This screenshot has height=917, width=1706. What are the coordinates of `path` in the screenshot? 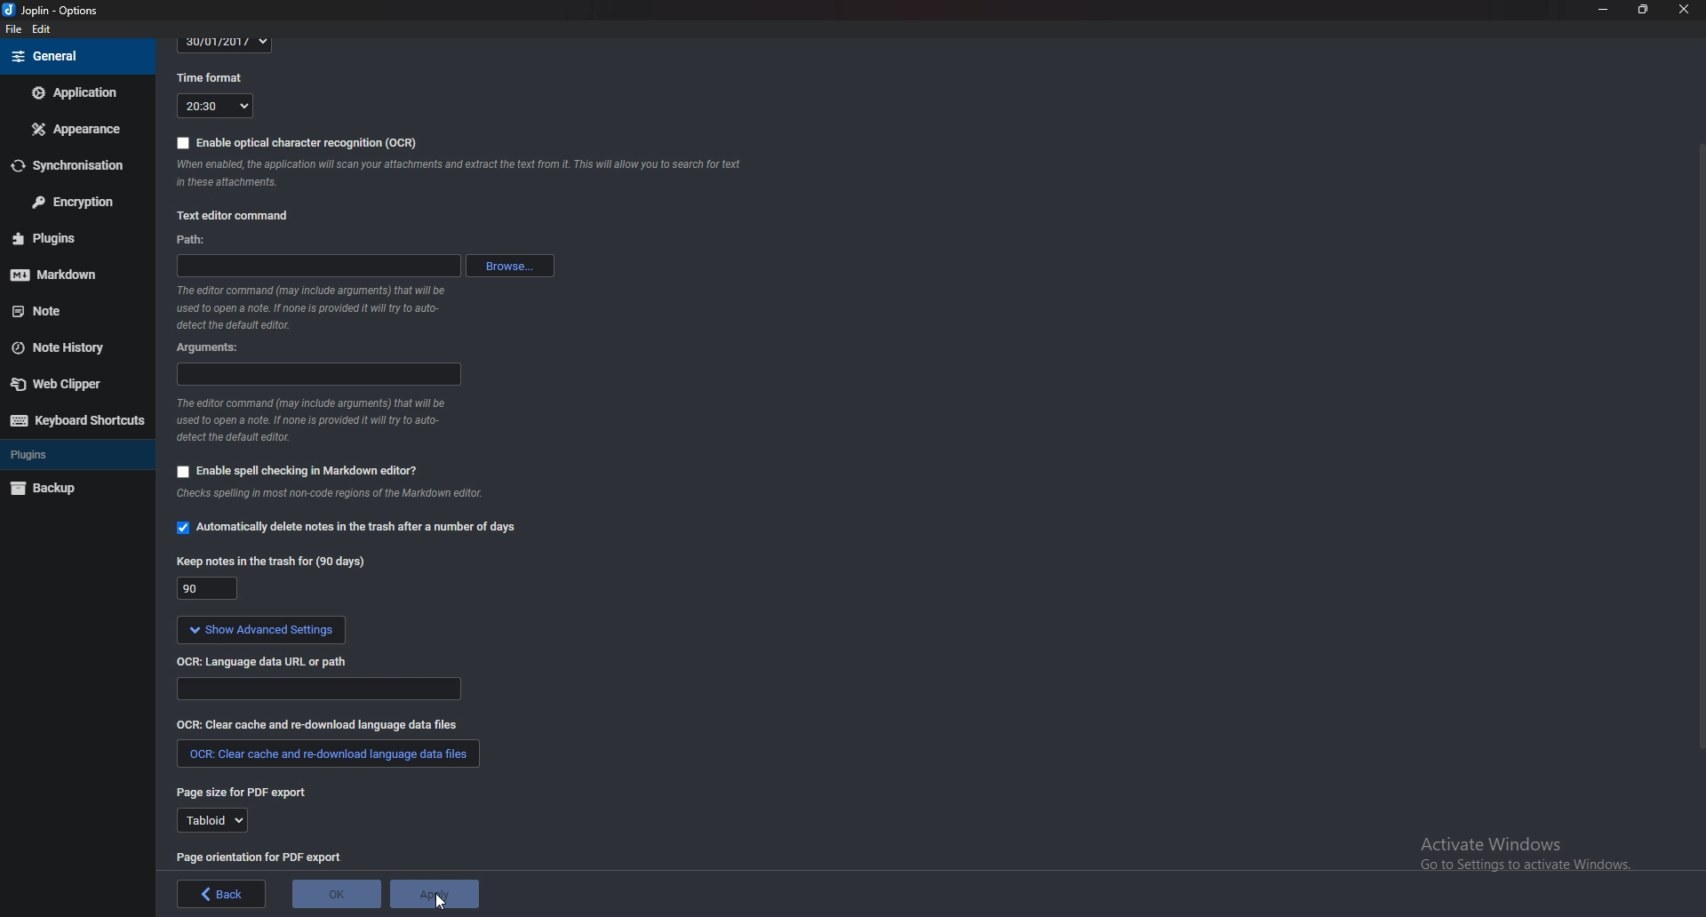 It's located at (318, 266).